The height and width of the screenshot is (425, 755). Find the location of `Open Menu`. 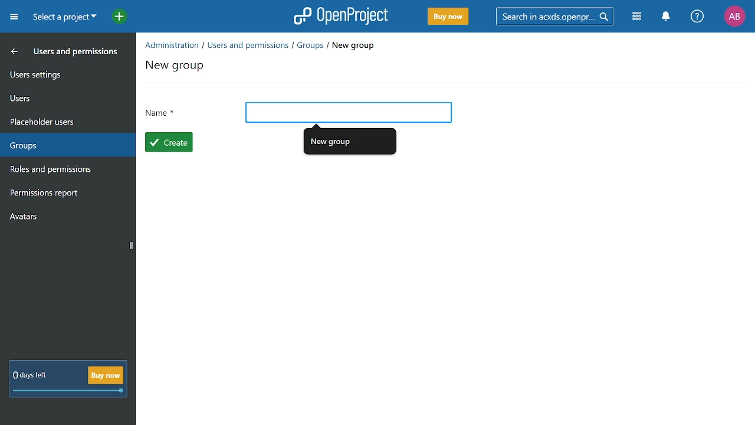

Open Menu is located at coordinates (16, 19).